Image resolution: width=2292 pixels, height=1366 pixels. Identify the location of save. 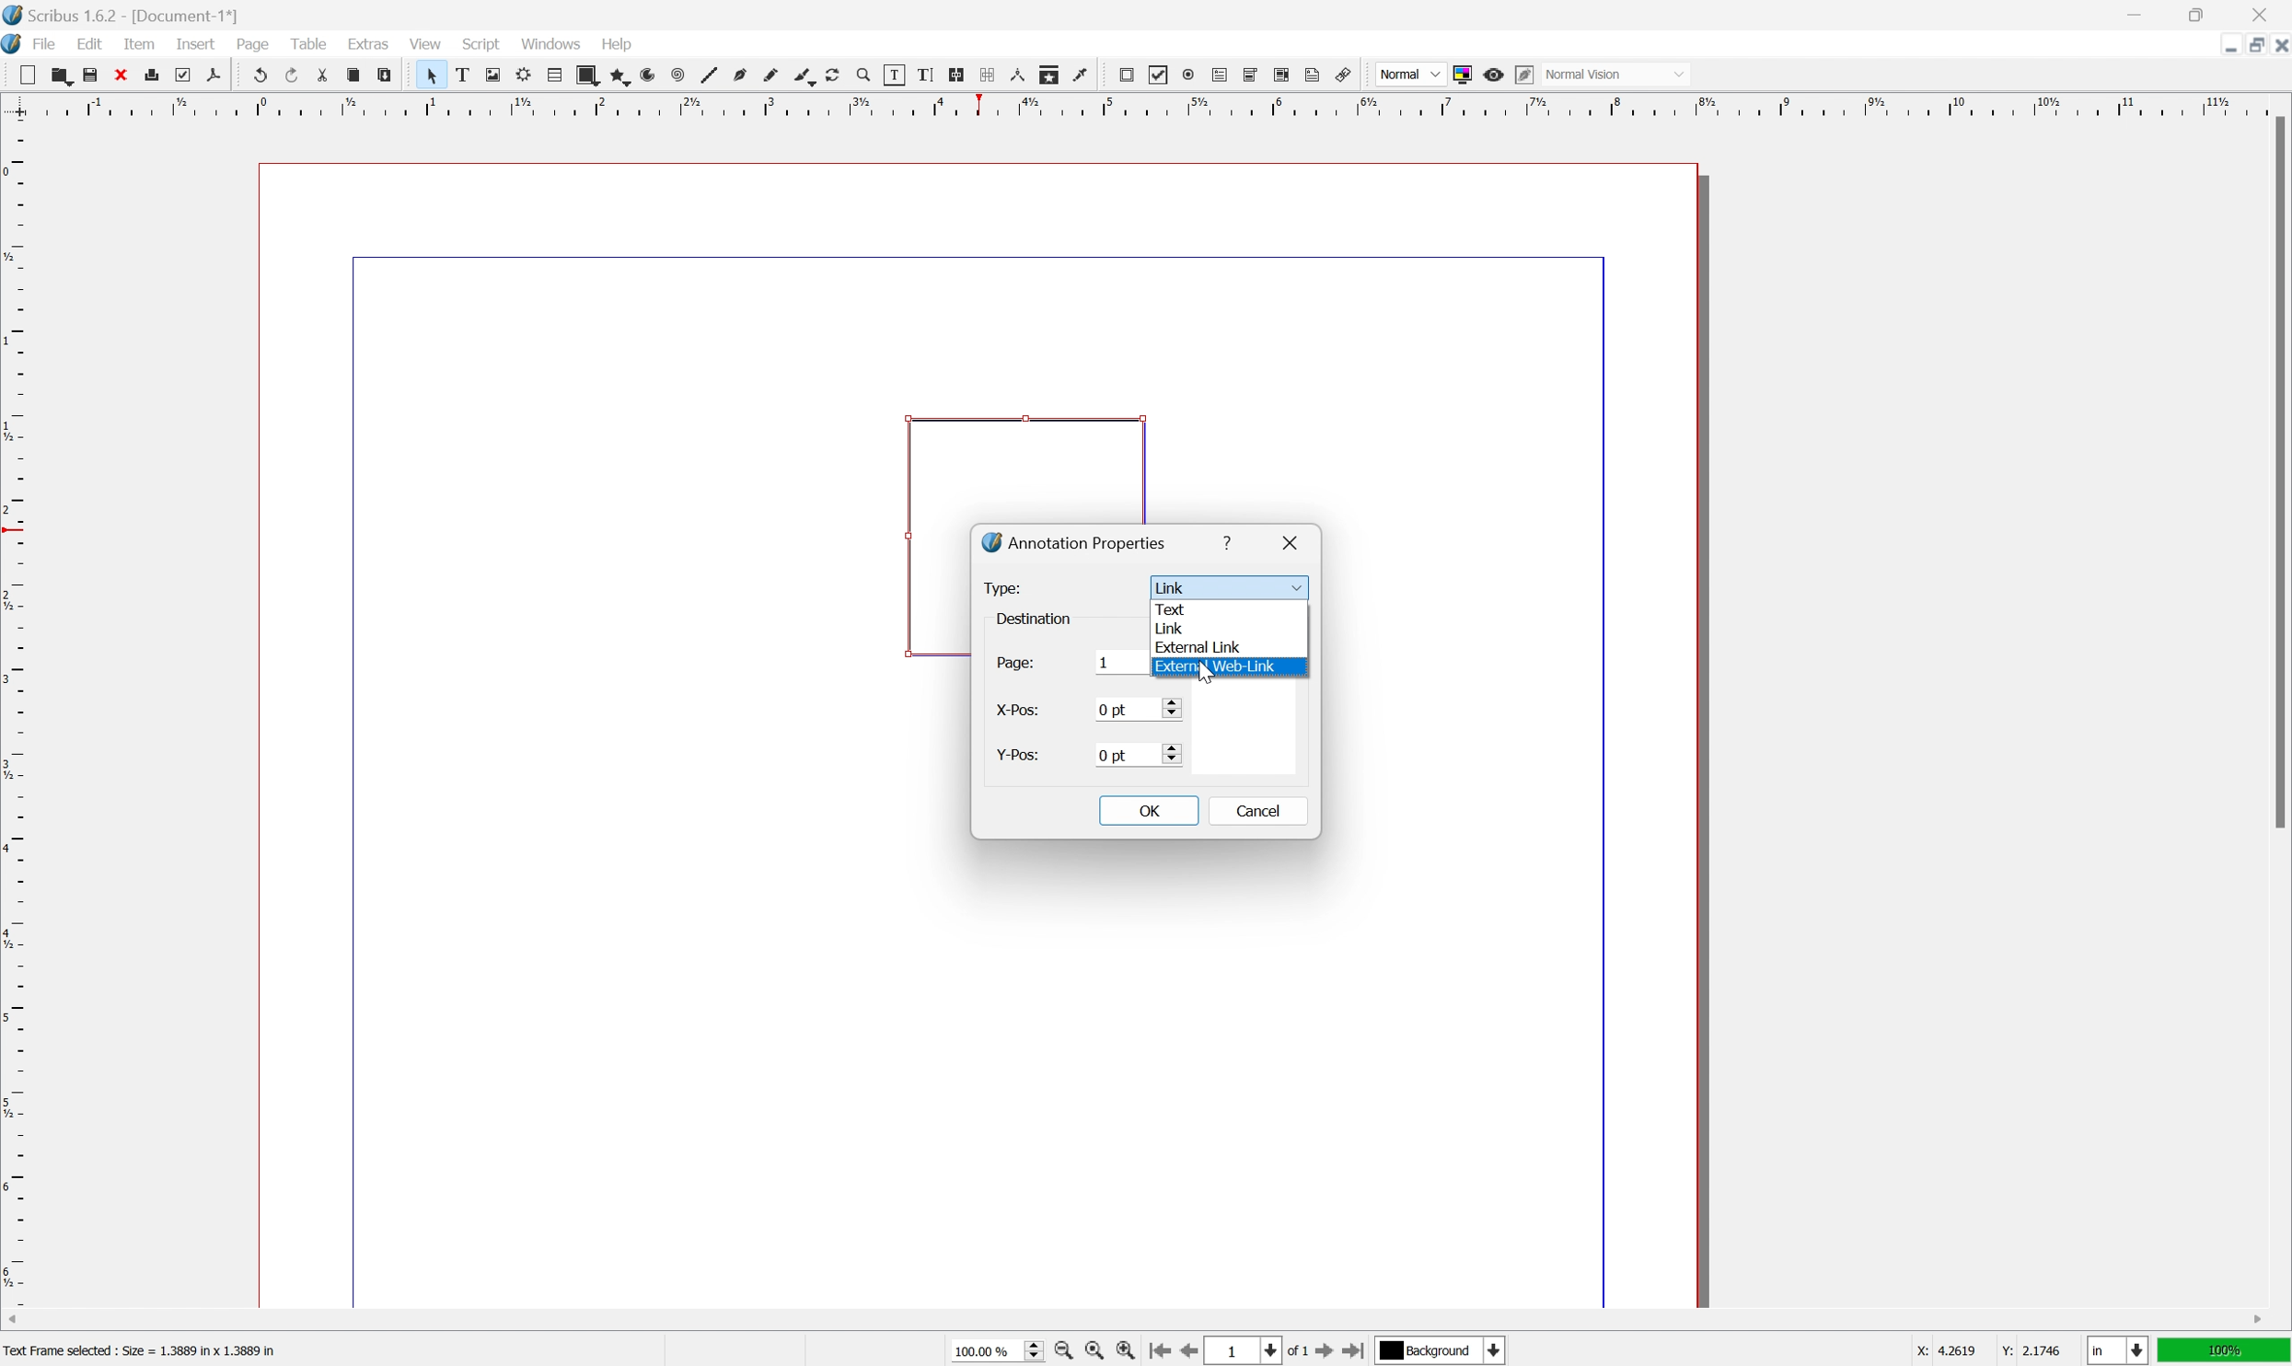
(91, 75).